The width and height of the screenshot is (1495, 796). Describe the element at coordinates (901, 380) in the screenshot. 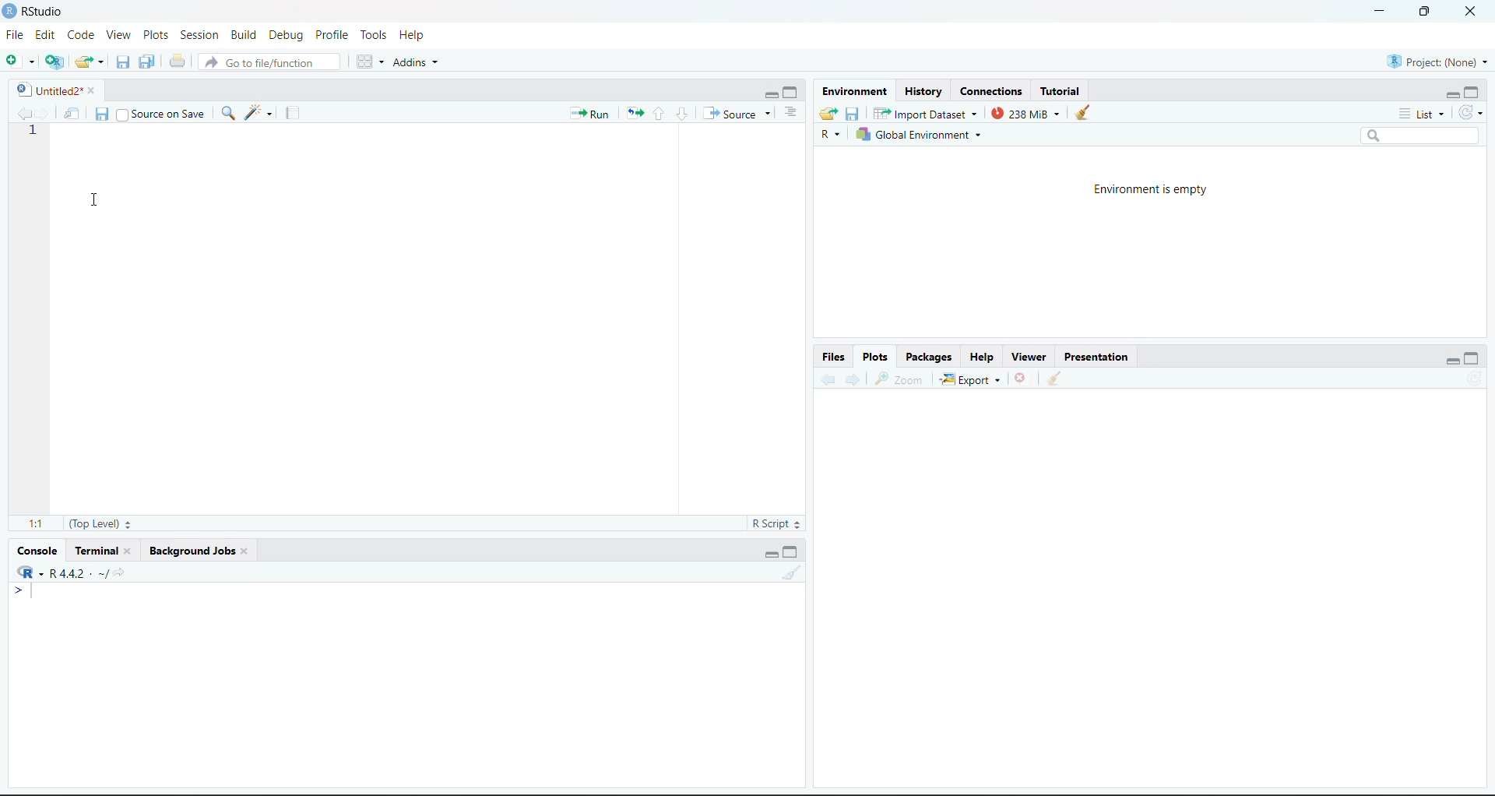

I see `Zoom` at that location.